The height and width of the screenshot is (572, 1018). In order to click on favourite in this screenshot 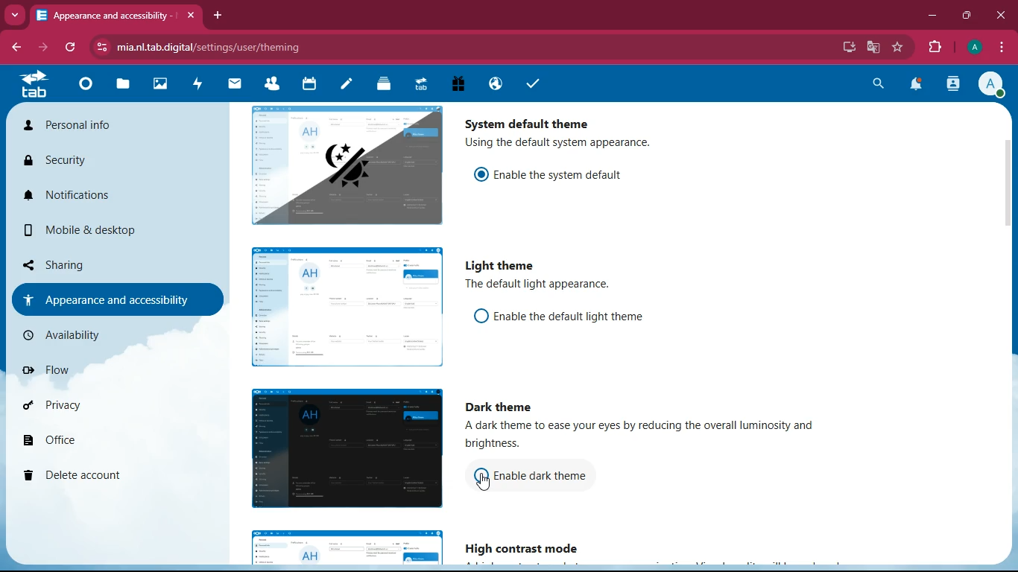, I will do `click(900, 48)`.